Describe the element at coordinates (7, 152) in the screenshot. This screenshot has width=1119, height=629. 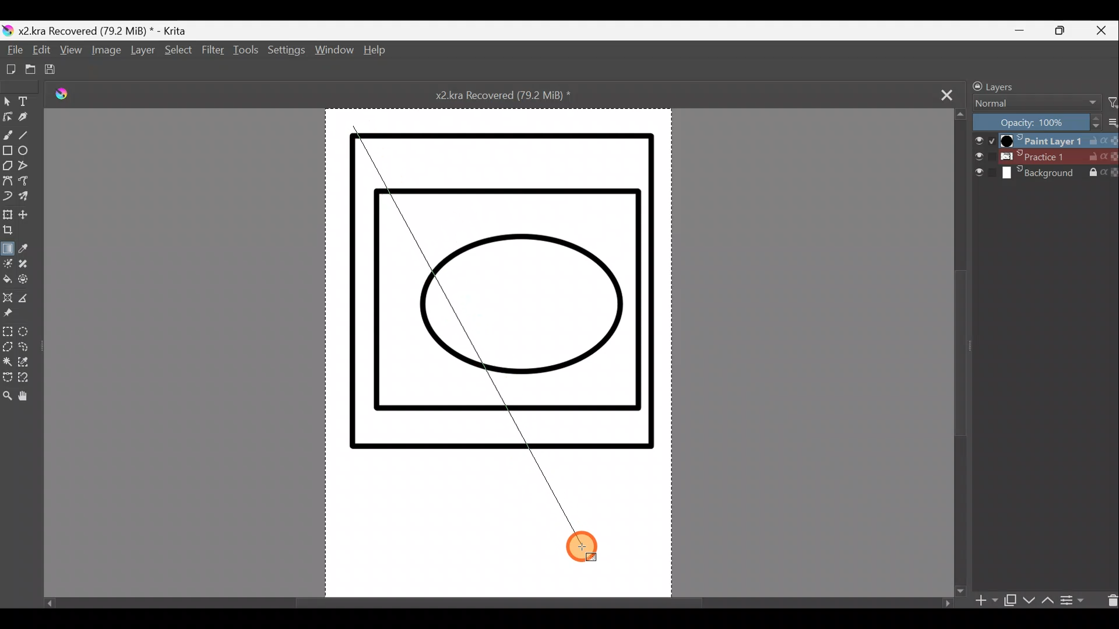
I see `Rectangle tool` at that location.